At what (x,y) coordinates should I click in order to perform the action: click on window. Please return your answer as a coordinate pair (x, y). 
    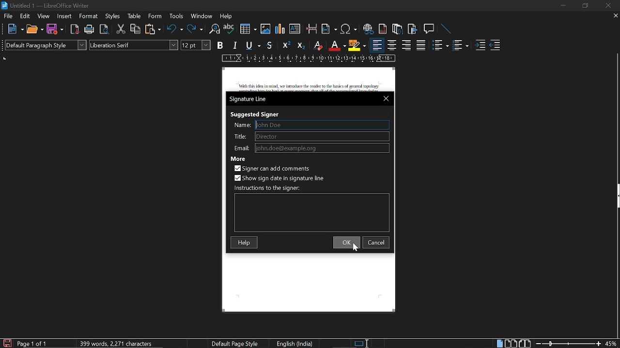
    Looking at the image, I should click on (201, 16).